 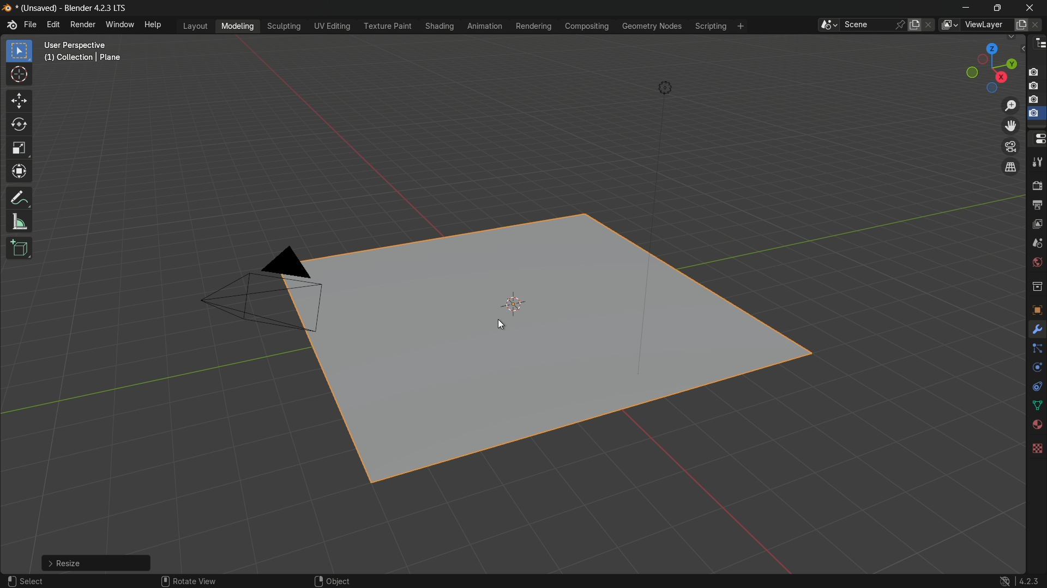 What do you see at coordinates (515, 350) in the screenshot?
I see `plane scaled` at bounding box center [515, 350].